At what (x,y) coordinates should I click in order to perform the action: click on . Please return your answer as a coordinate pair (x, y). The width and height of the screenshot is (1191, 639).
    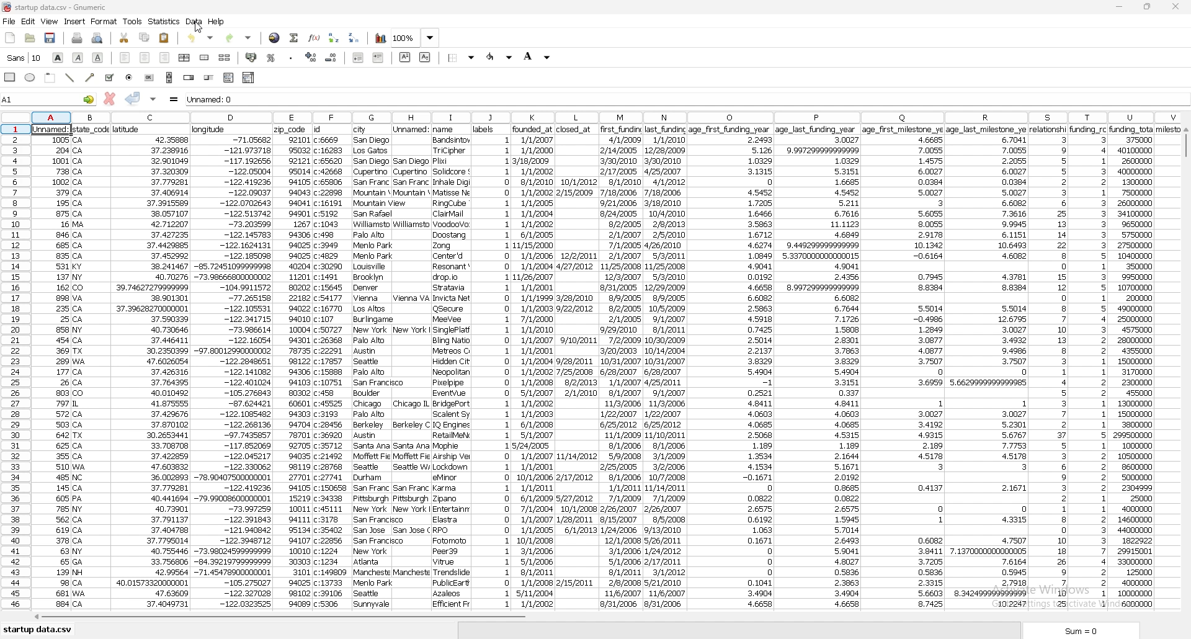
    Looking at the image, I should click on (92, 367).